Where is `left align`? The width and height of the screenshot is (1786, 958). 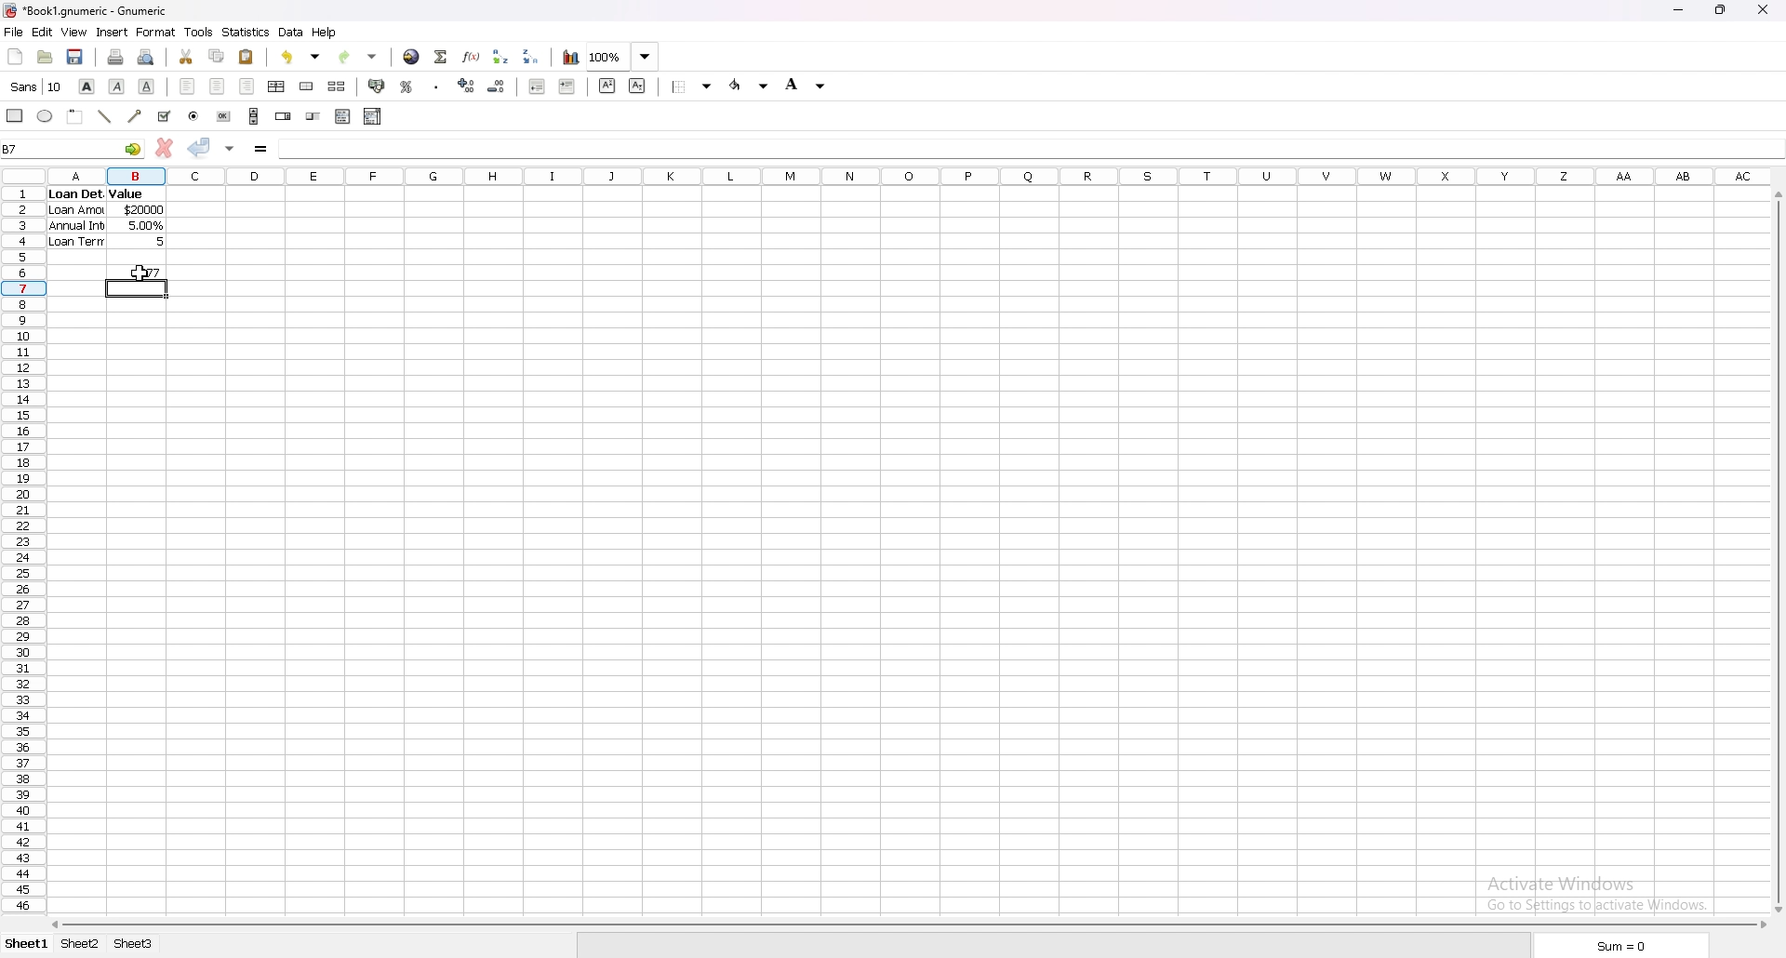 left align is located at coordinates (187, 86).